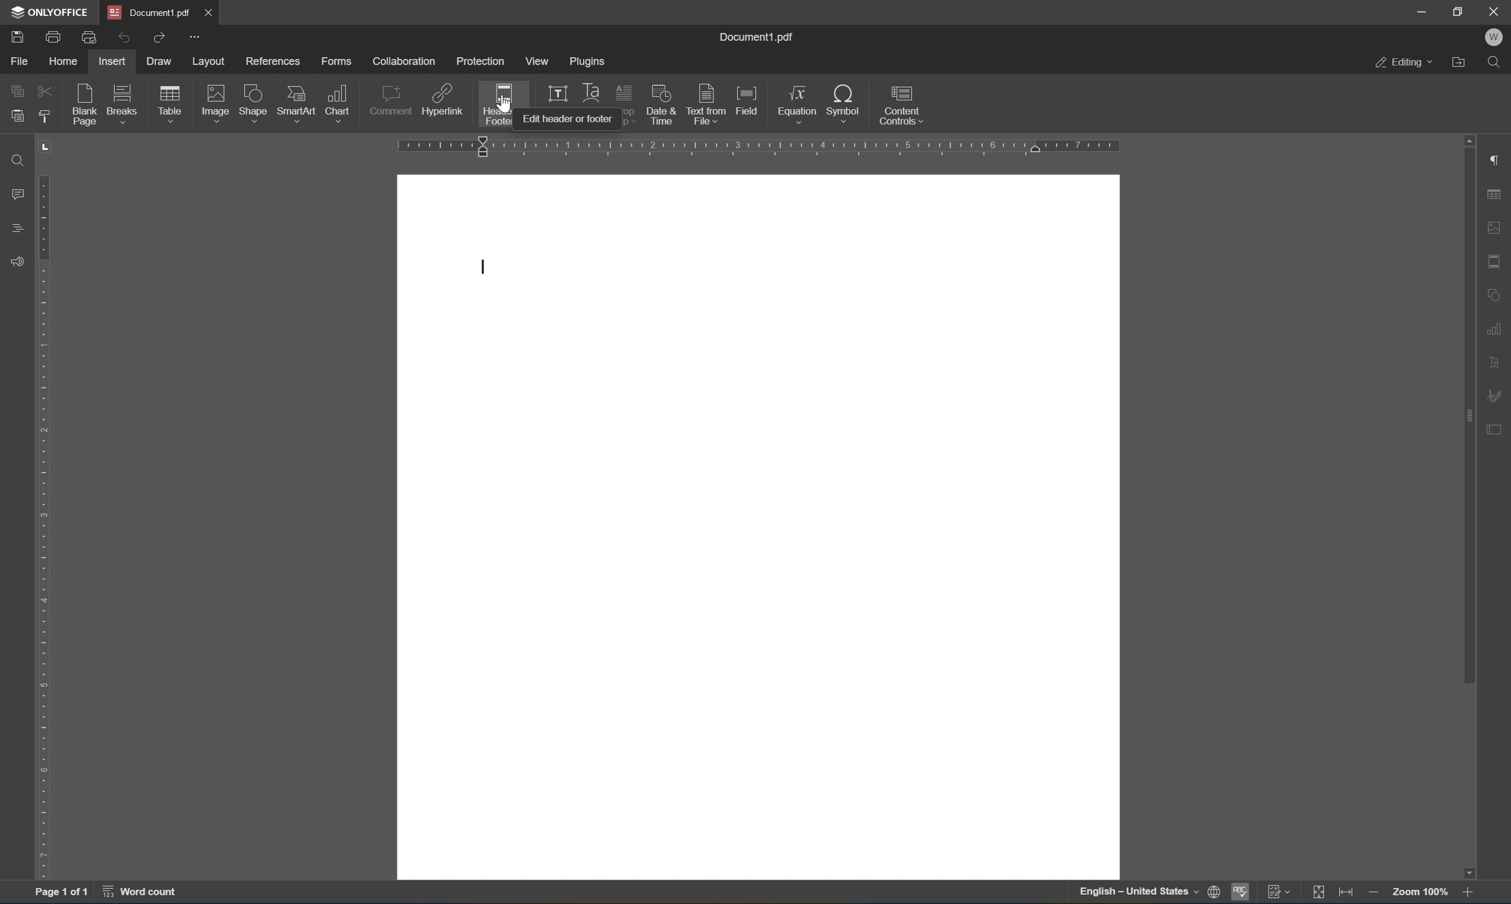 The image size is (1511, 904). Describe the element at coordinates (590, 91) in the screenshot. I see `text art` at that location.